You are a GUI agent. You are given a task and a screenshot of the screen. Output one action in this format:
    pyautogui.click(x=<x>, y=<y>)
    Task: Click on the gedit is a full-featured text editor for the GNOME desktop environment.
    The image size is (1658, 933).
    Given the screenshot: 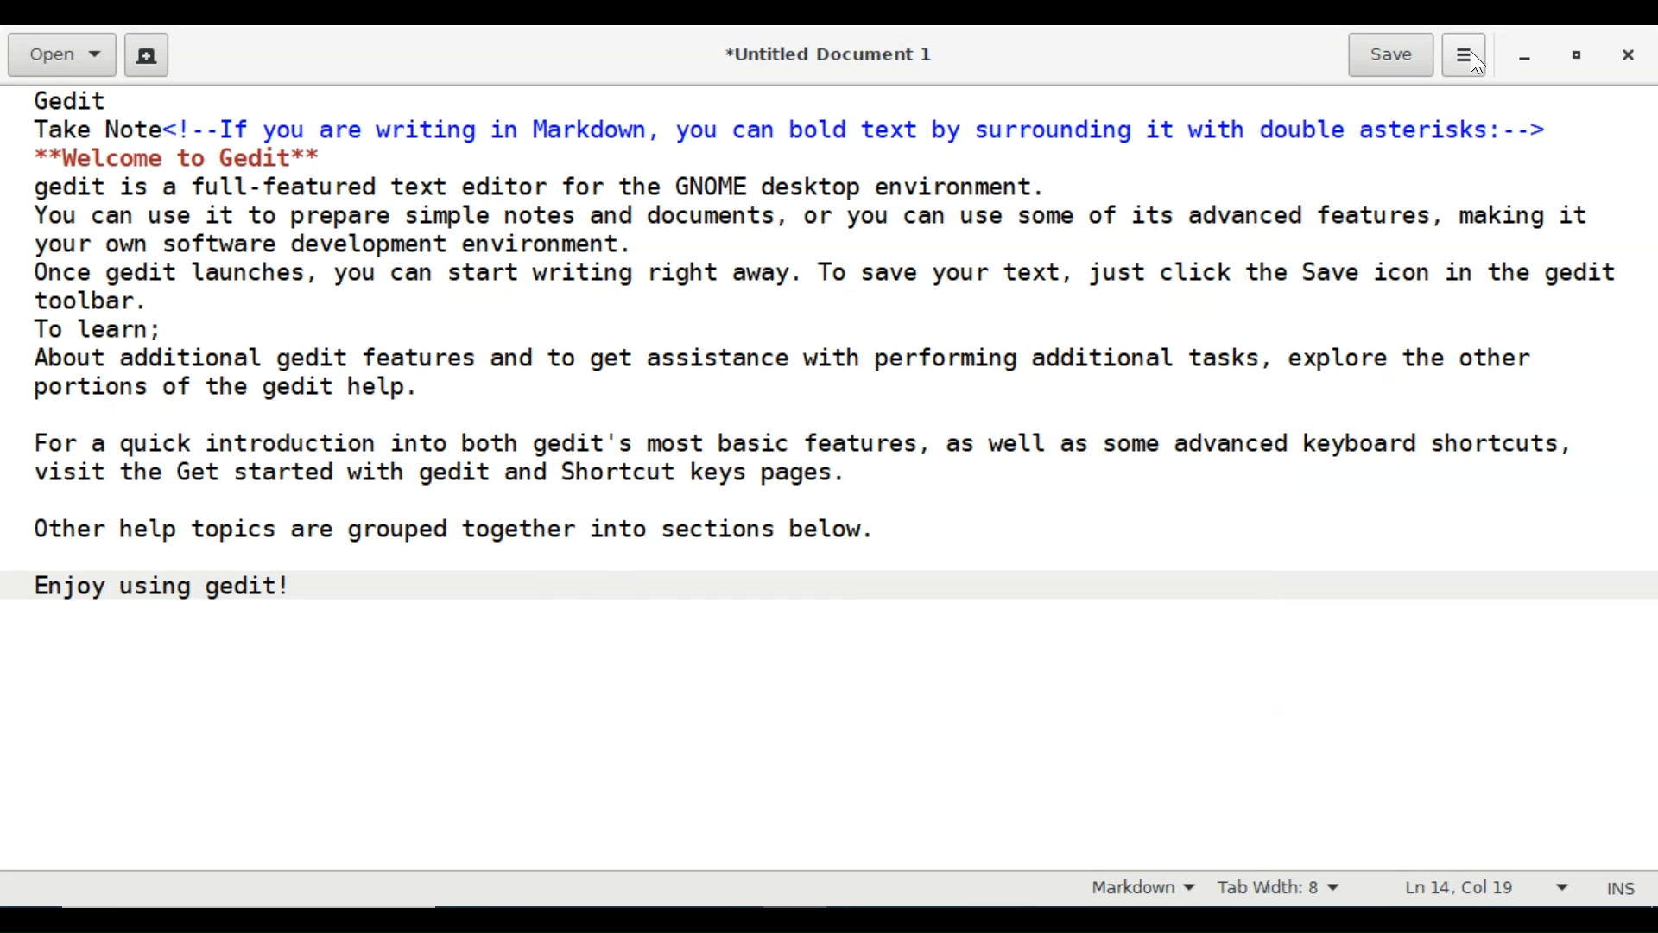 What is the action you would take?
    pyautogui.click(x=552, y=185)
    